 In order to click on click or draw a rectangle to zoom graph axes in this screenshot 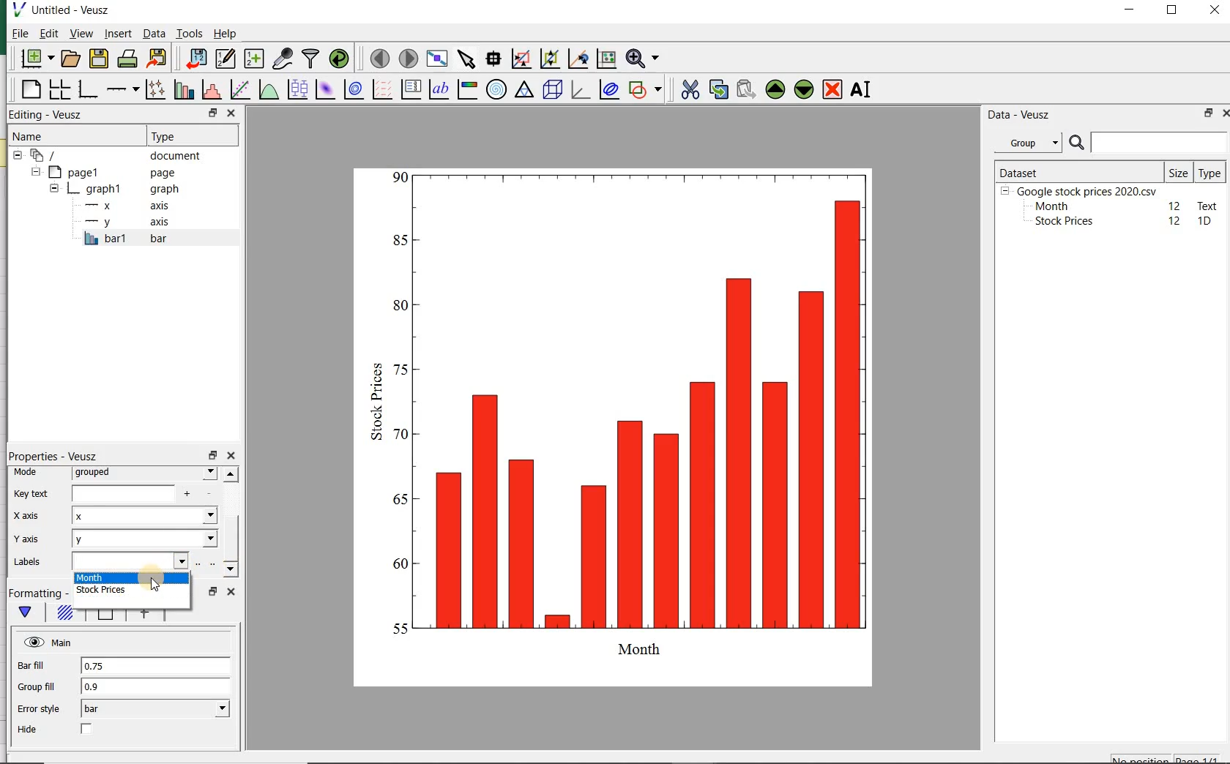, I will do `click(521, 59)`.